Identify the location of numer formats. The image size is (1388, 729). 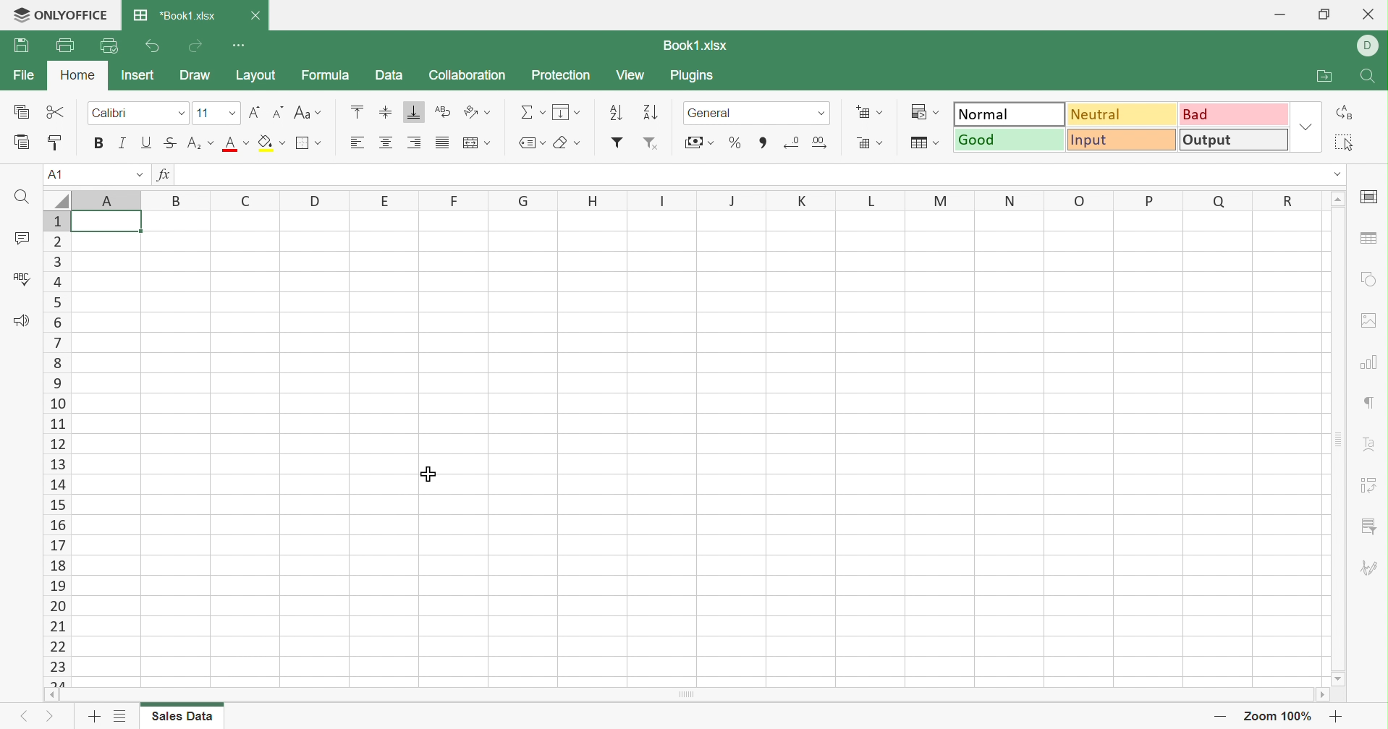
(816, 114).